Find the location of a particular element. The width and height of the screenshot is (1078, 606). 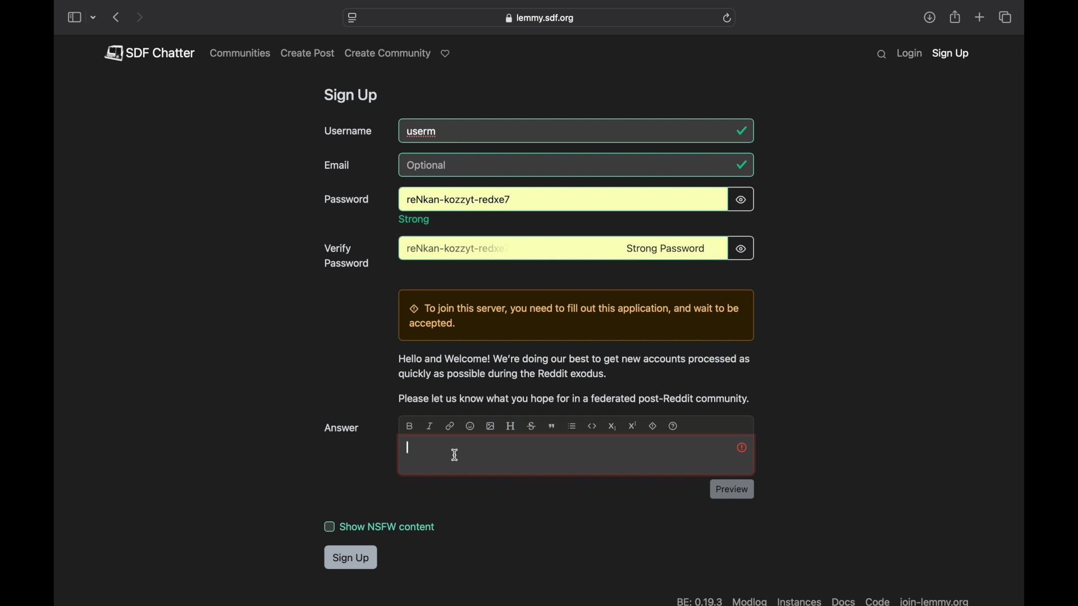

check mark is located at coordinates (741, 164).